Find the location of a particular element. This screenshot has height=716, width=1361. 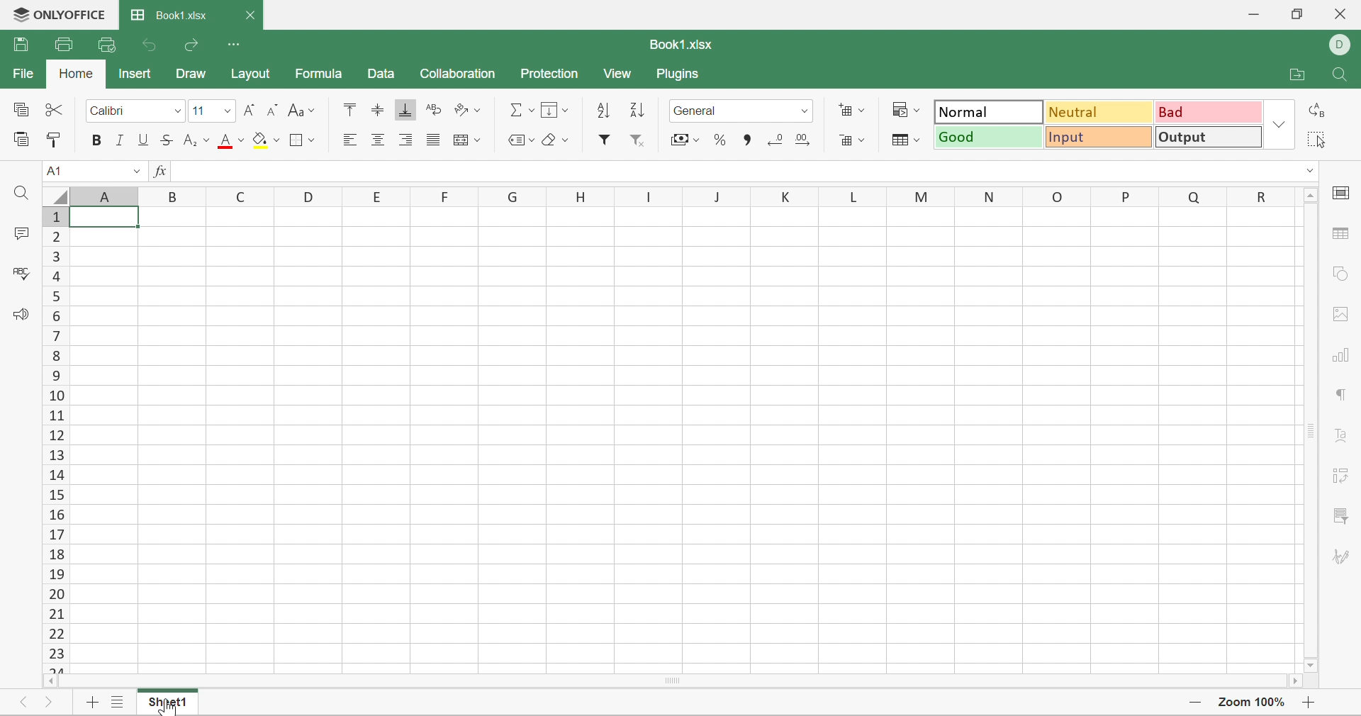

3 is located at coordinates (56, 256).